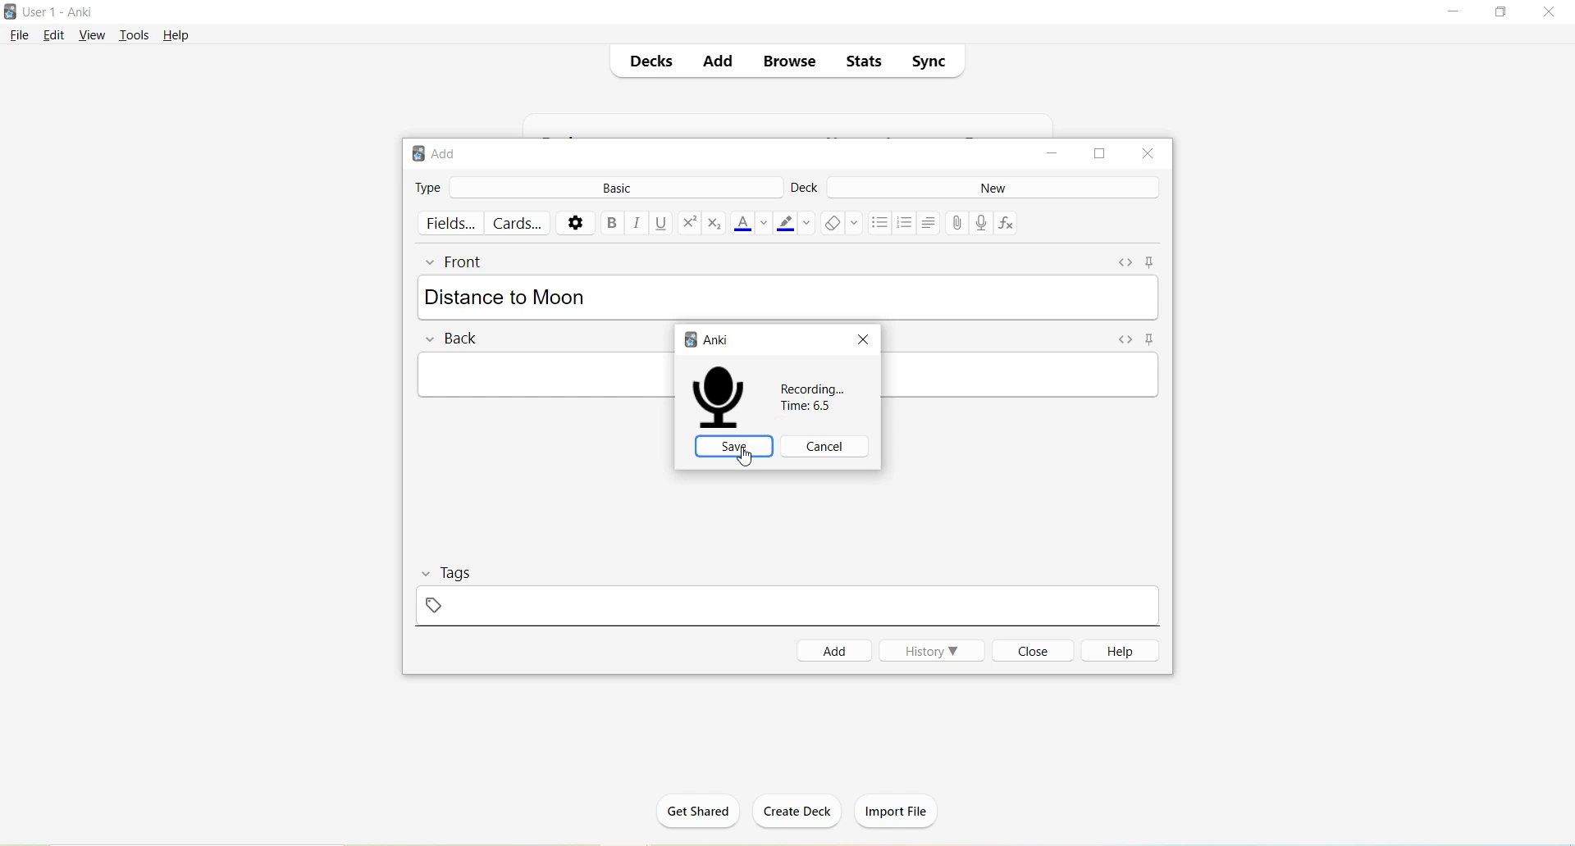  I want to click on Add, so click(715, 62).